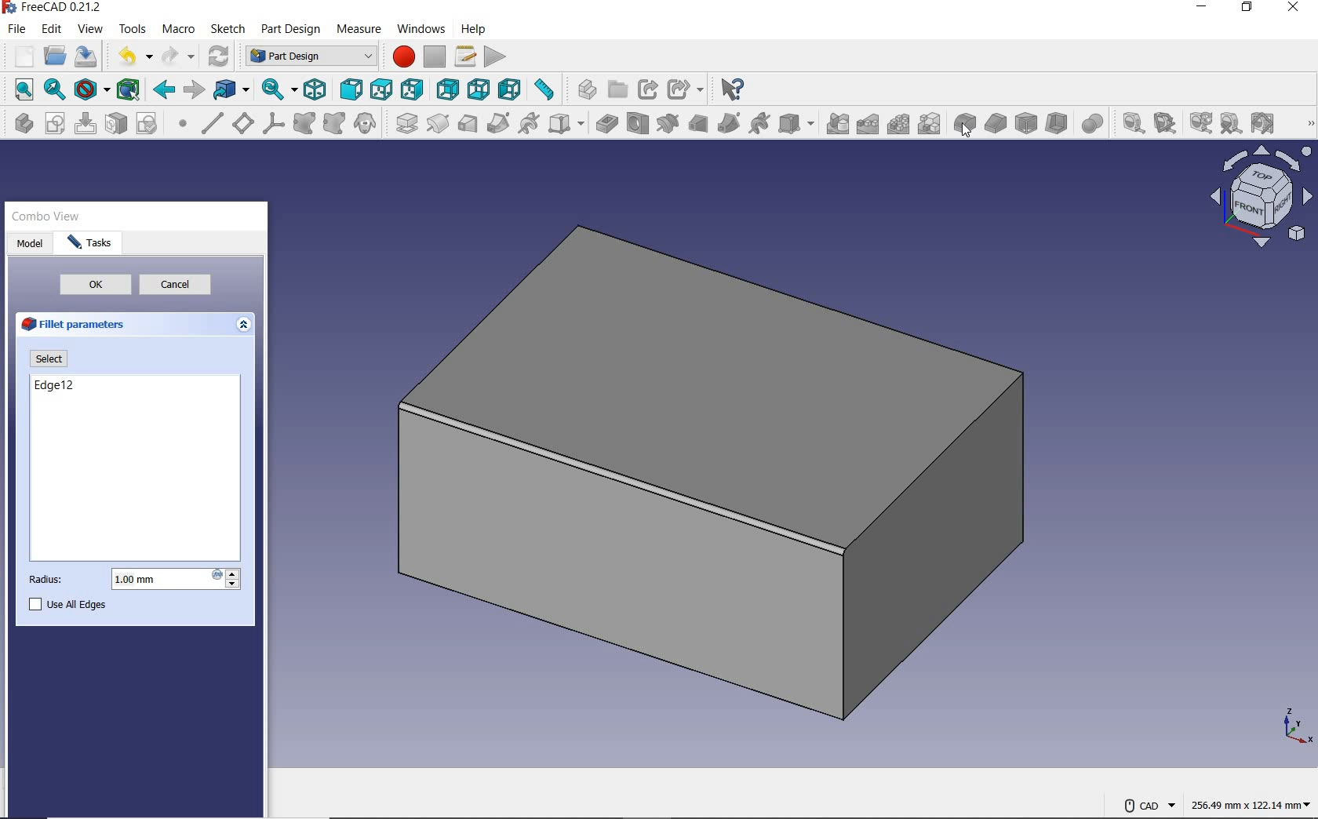 This screenshot has width=1318, height=819. Describe the element at coordinates (530, 123) in the screenshot. I see `additive helix` at that location.